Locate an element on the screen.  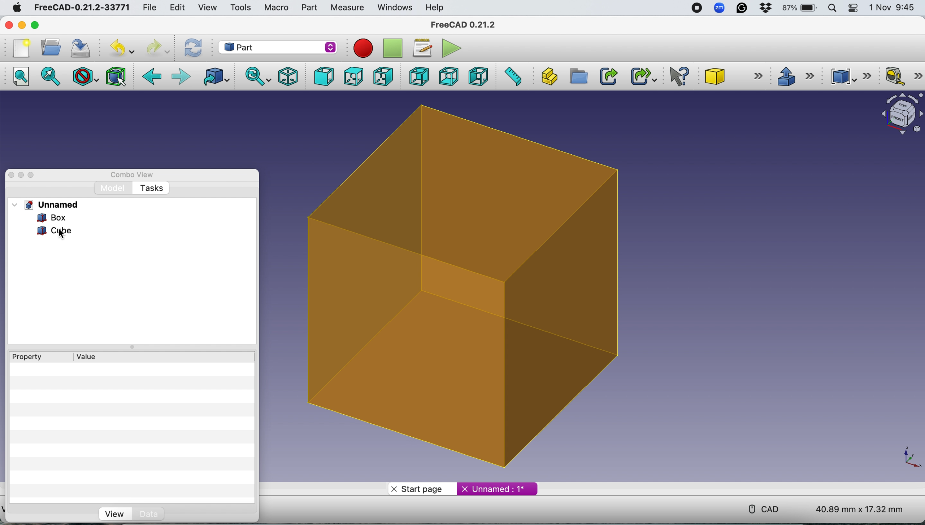
Make sub link is located at coordinates (640, 75).